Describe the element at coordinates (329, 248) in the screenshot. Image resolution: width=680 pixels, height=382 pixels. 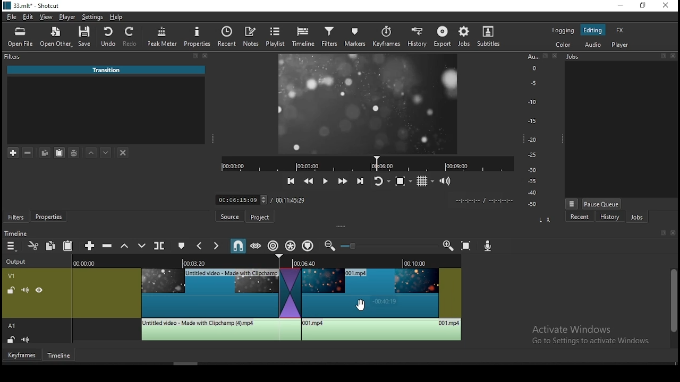
I see `zoom timeline out` at that location.